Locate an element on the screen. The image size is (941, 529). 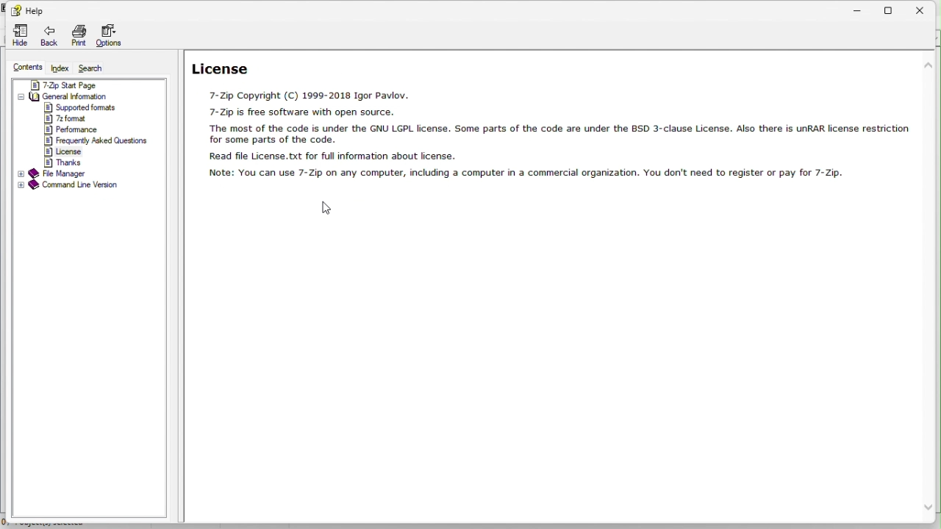
7 zip format is located at coordinates (65, 118).